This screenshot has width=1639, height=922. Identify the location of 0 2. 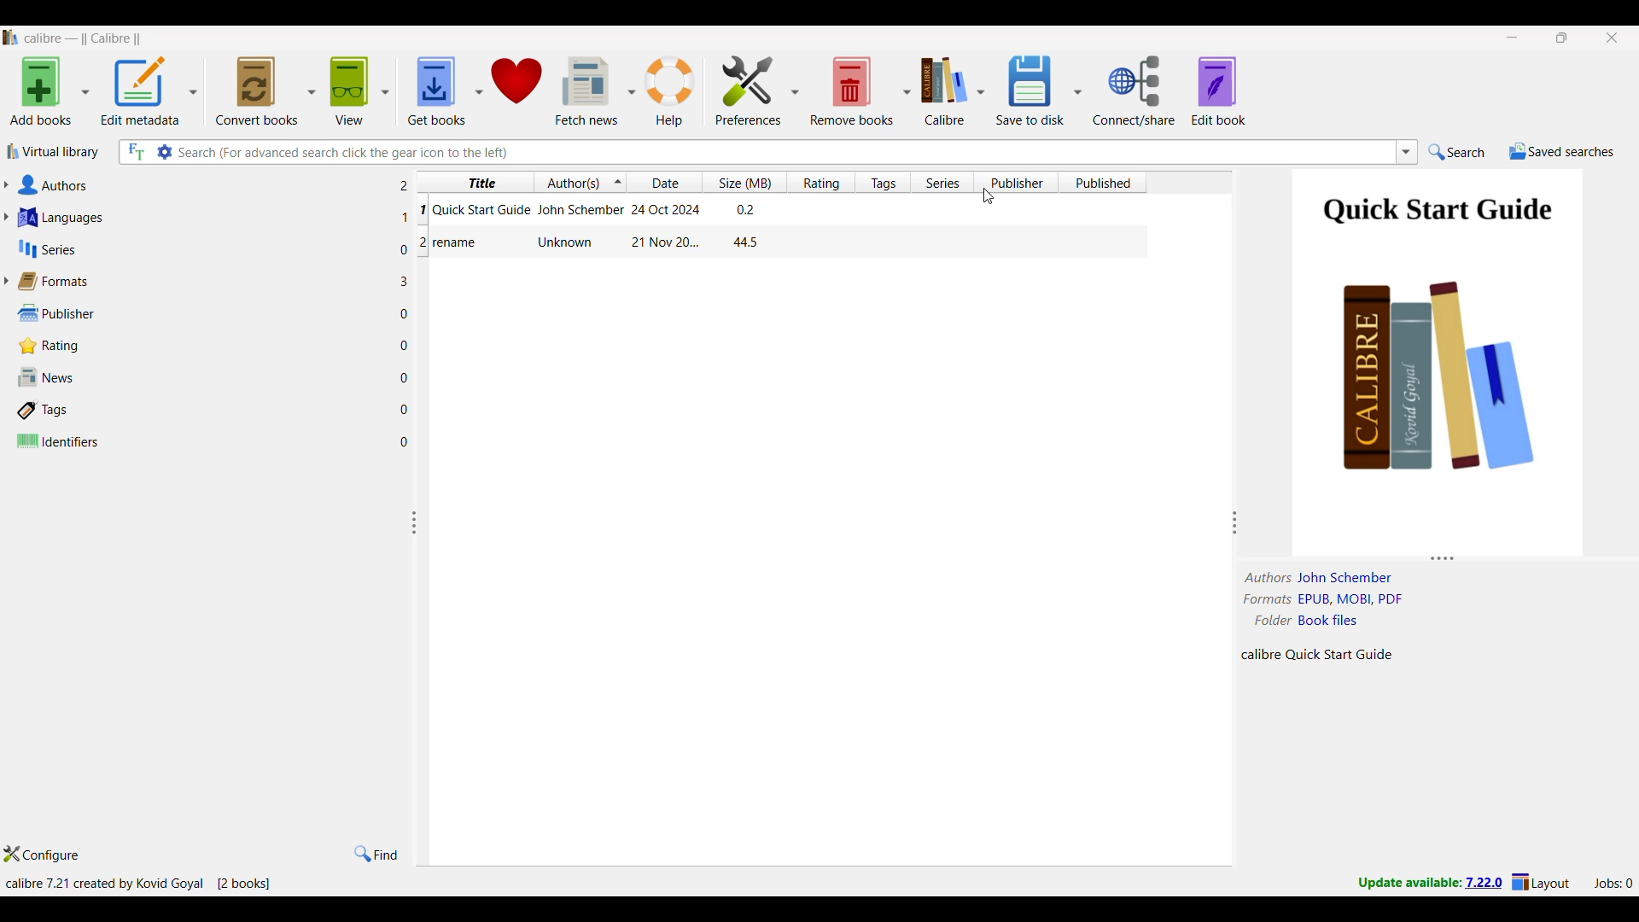
(414, 248).